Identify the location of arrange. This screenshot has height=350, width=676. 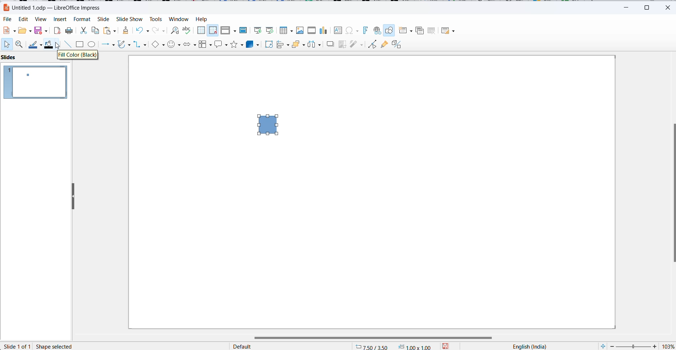
(298, 45).